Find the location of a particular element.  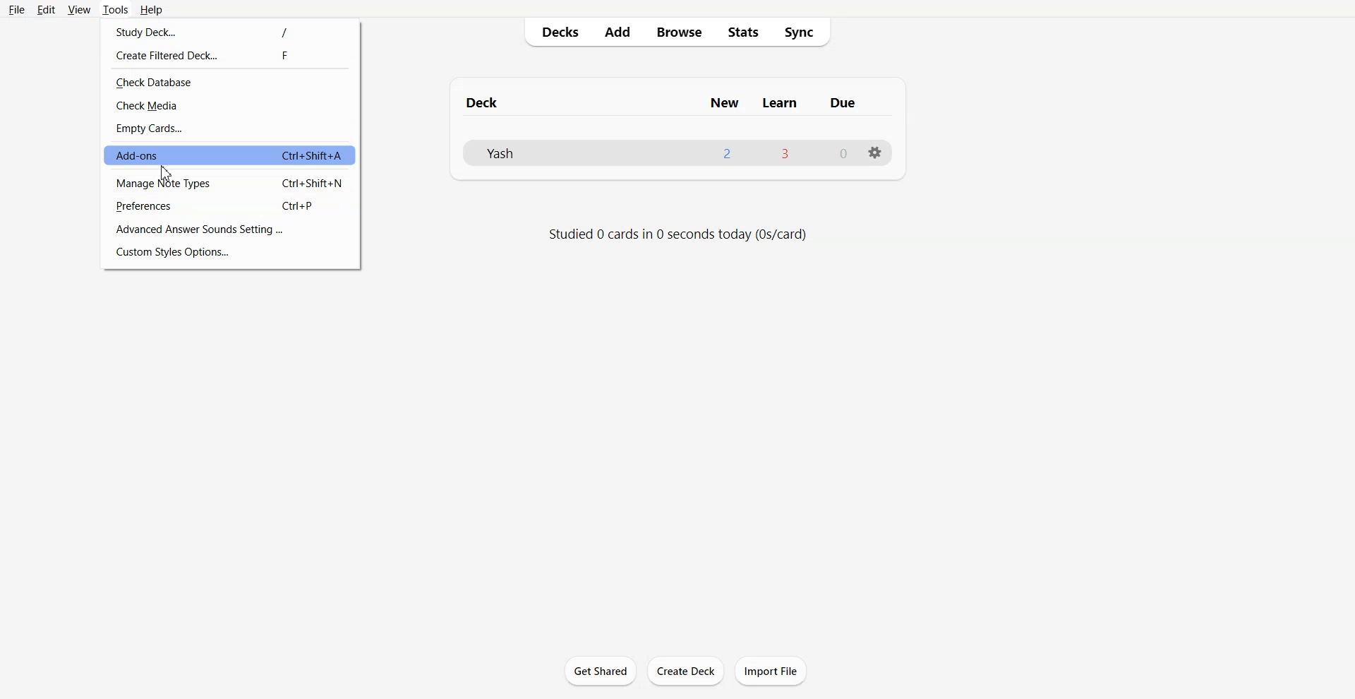

Add is located at coordinates (618, 32).